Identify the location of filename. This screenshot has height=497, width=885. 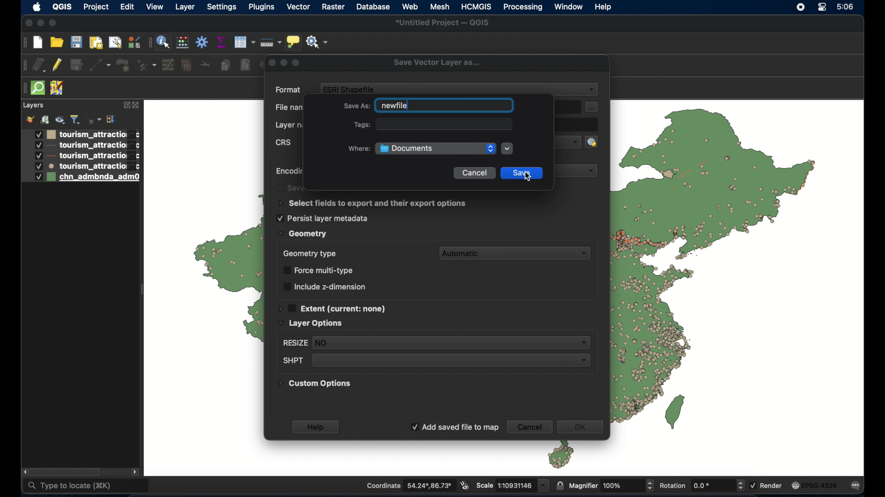
(290, 108).